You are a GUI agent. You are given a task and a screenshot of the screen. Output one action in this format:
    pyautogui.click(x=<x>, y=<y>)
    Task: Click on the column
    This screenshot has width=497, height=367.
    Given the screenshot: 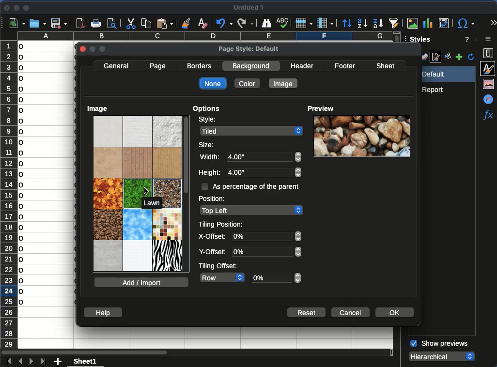 What is the action you would take?
    pyautogui.click(x=325, y=23)
    